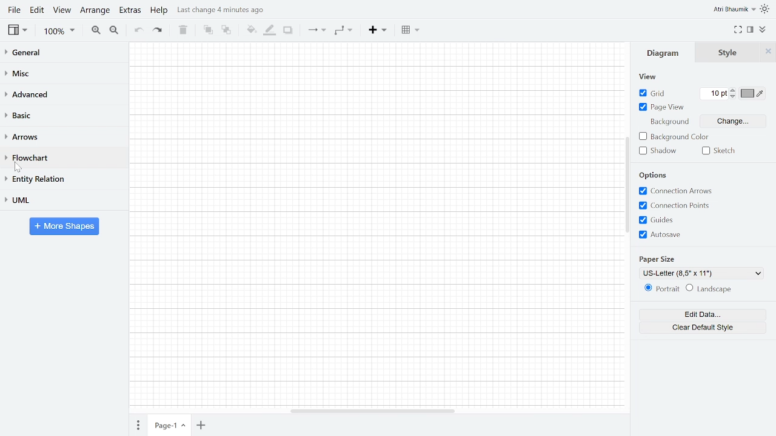 Image resolution: width=776 pixels, height=436 pixels. What do you see at coordinates (752, 30) in the screenshot?
I see `Format` at bounding box center [752, 30].